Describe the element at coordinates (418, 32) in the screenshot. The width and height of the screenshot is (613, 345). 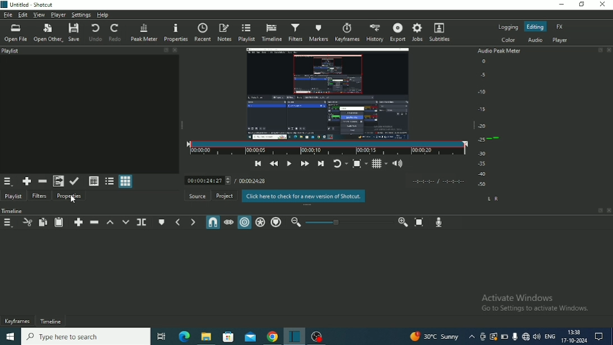
I see `Jobs` at that location.